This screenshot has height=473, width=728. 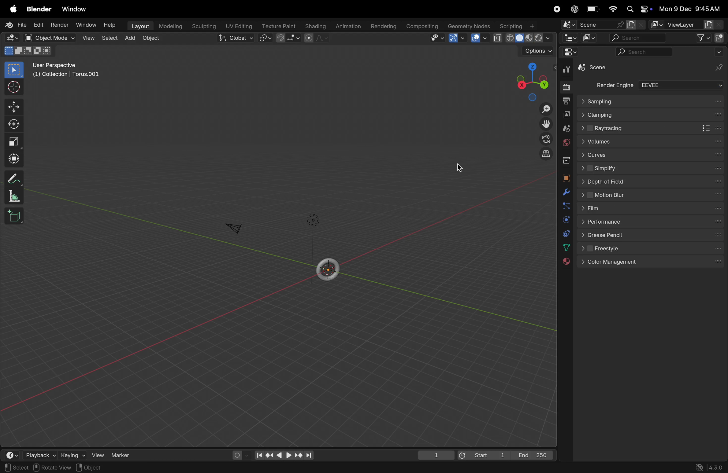 I want to click on texture point, so click(x=278, y=26).